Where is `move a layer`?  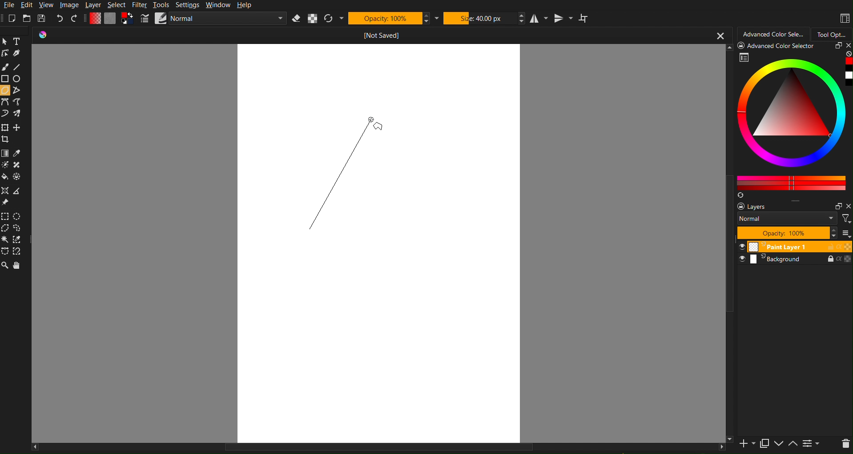 move a layer is located at coordinates (18, 127).